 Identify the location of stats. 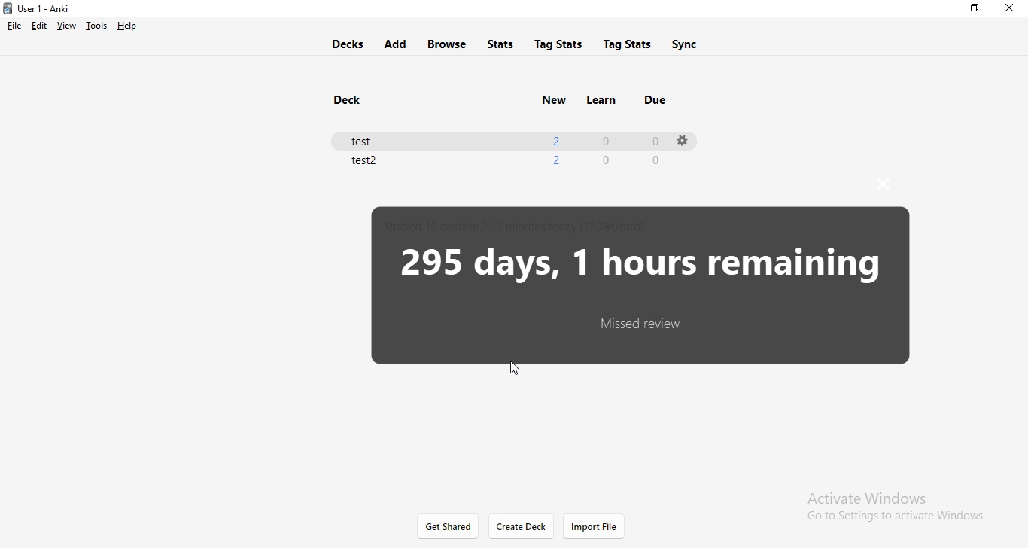
(503, 42).